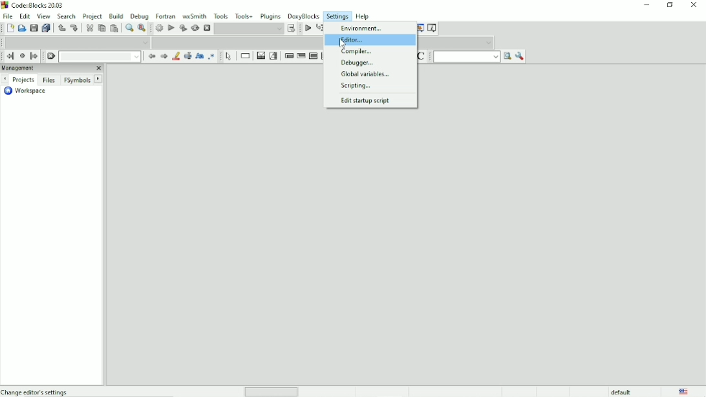  I want to click on Run, so click(170, 28).